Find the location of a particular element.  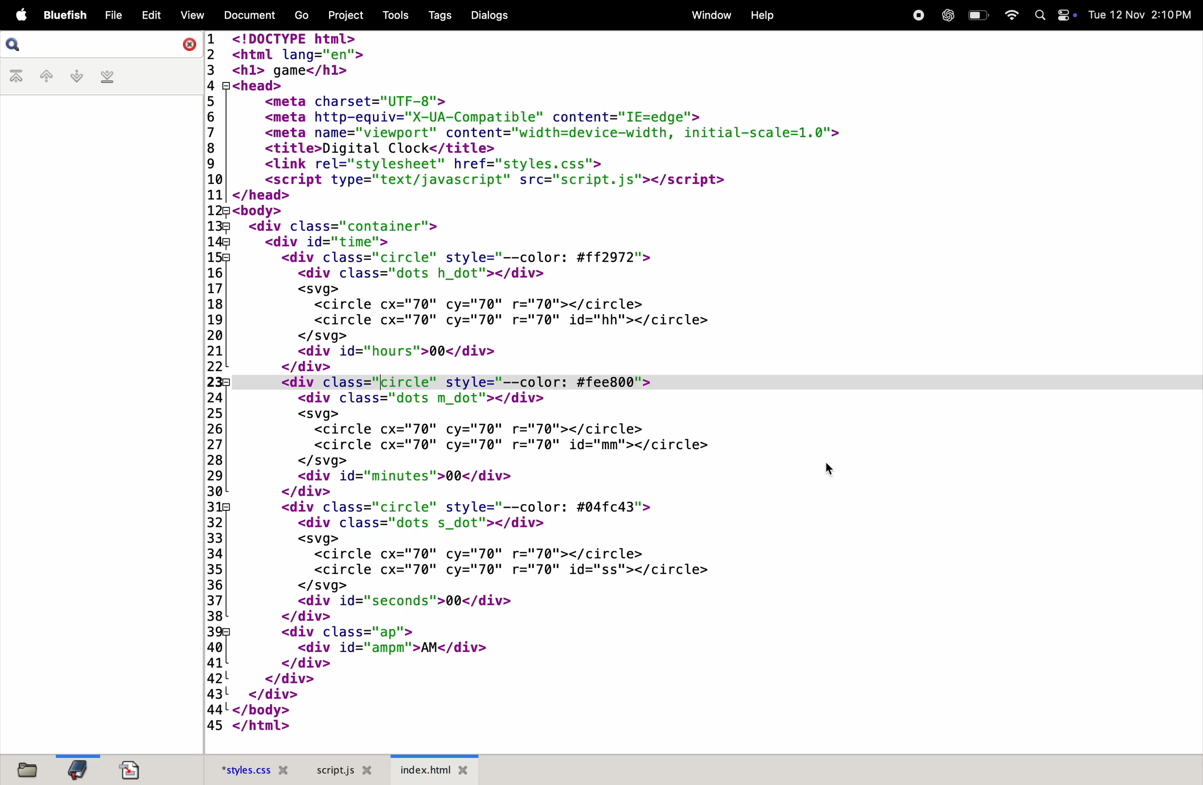

wifi is located at coordinates (1013, 16).